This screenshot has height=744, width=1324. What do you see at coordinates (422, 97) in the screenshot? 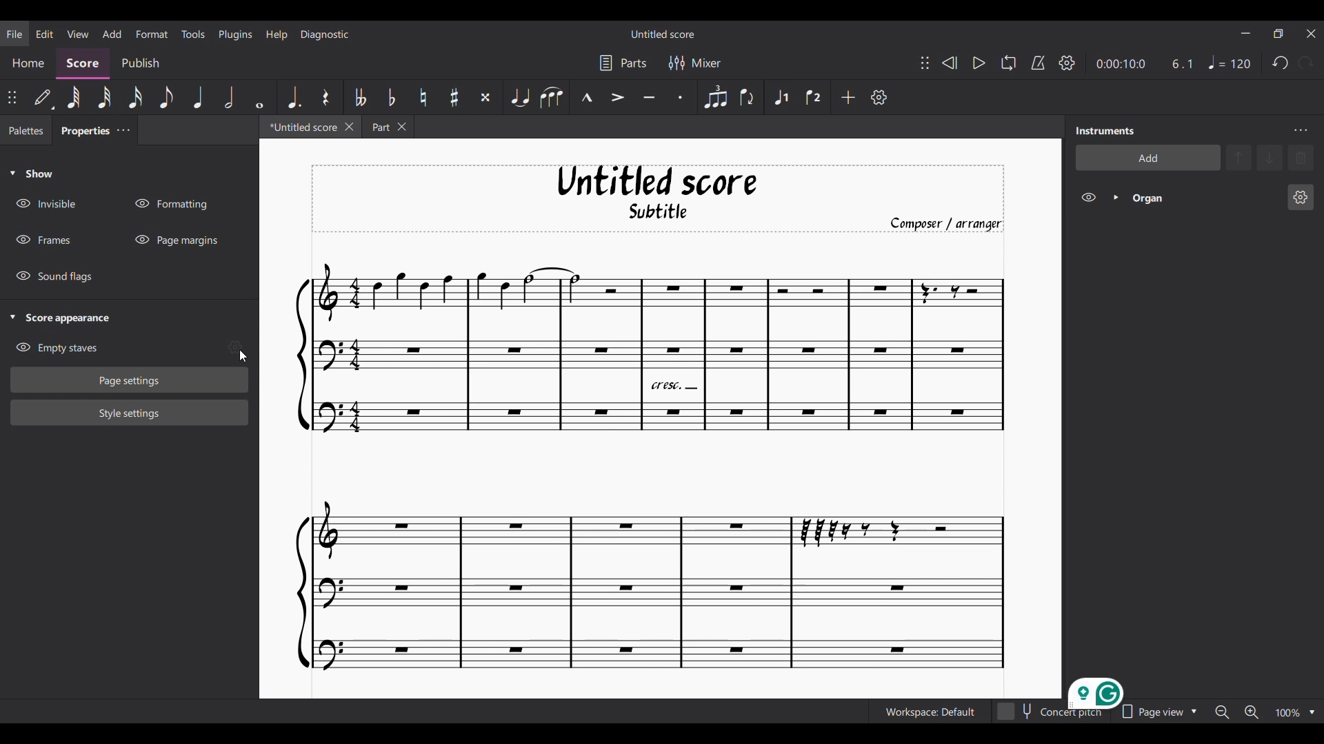
I see `Toggle nature` at bounding box center [422, 97].